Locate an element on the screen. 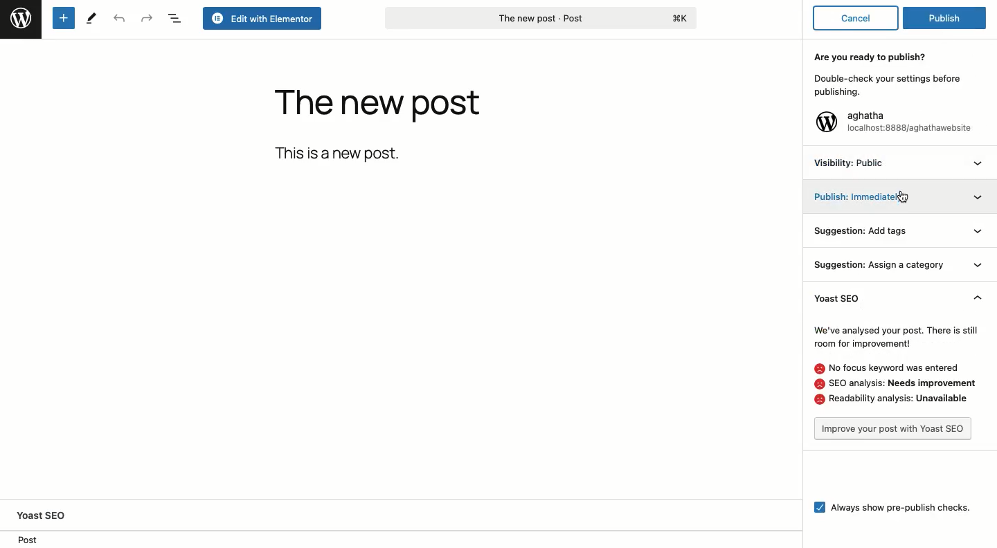  Publish is located at coordinates (949, 16).